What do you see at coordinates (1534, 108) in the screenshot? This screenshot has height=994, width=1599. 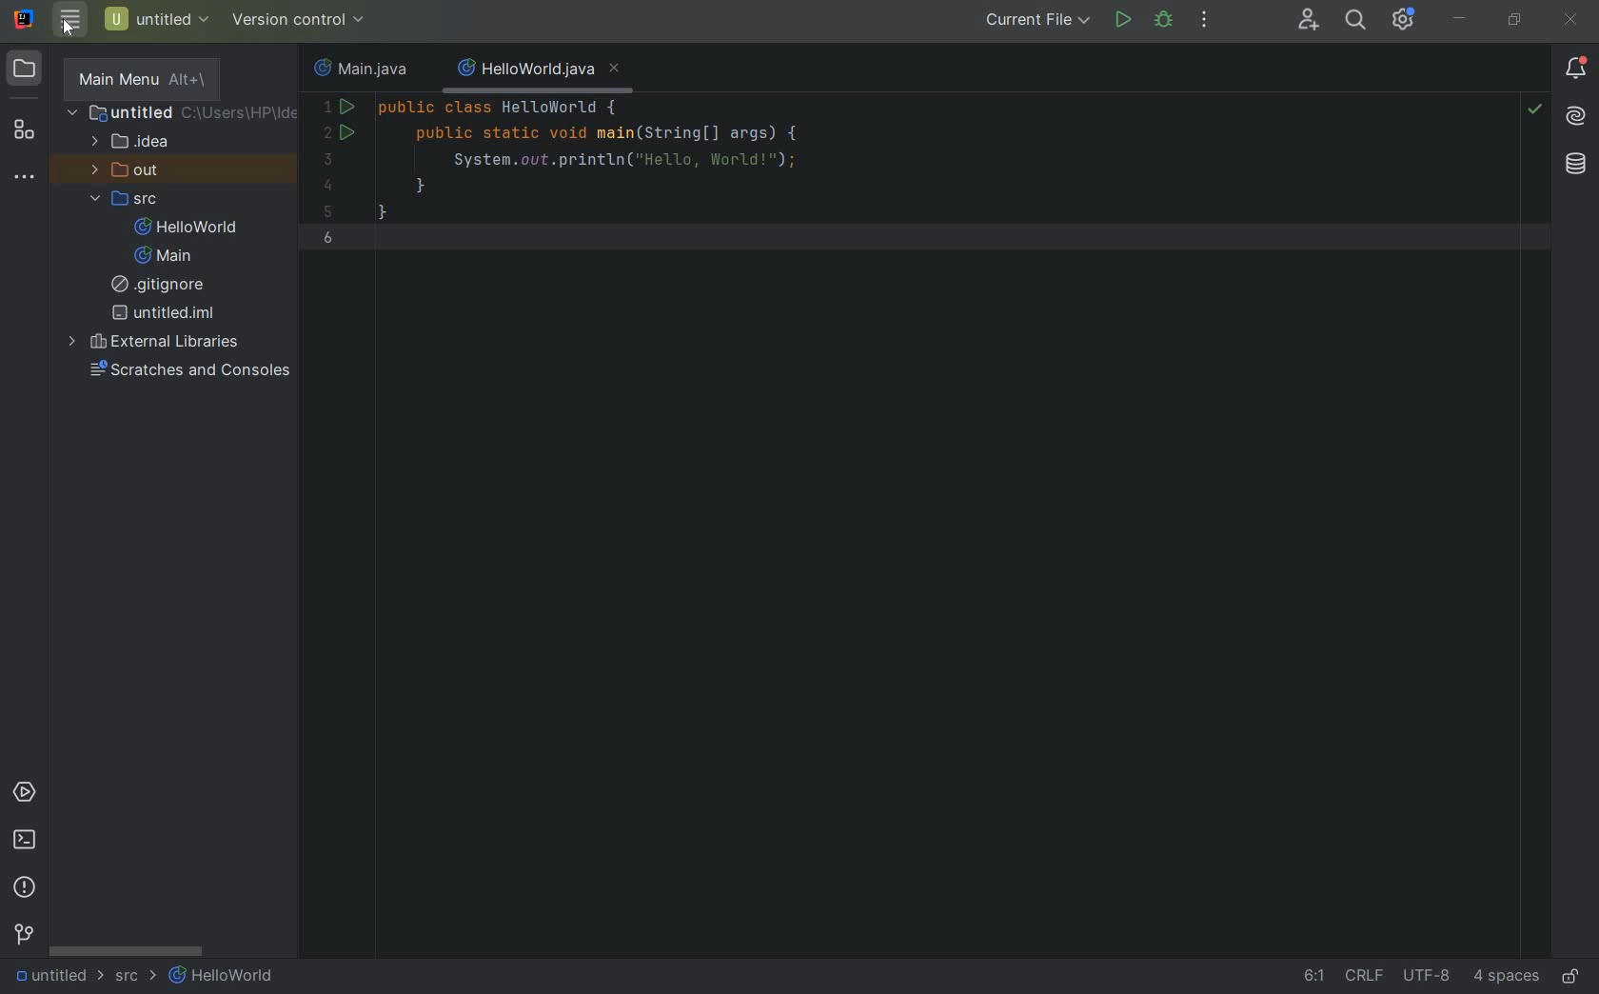 I see `no problem highlighted` at bounding box center [1534, 108].